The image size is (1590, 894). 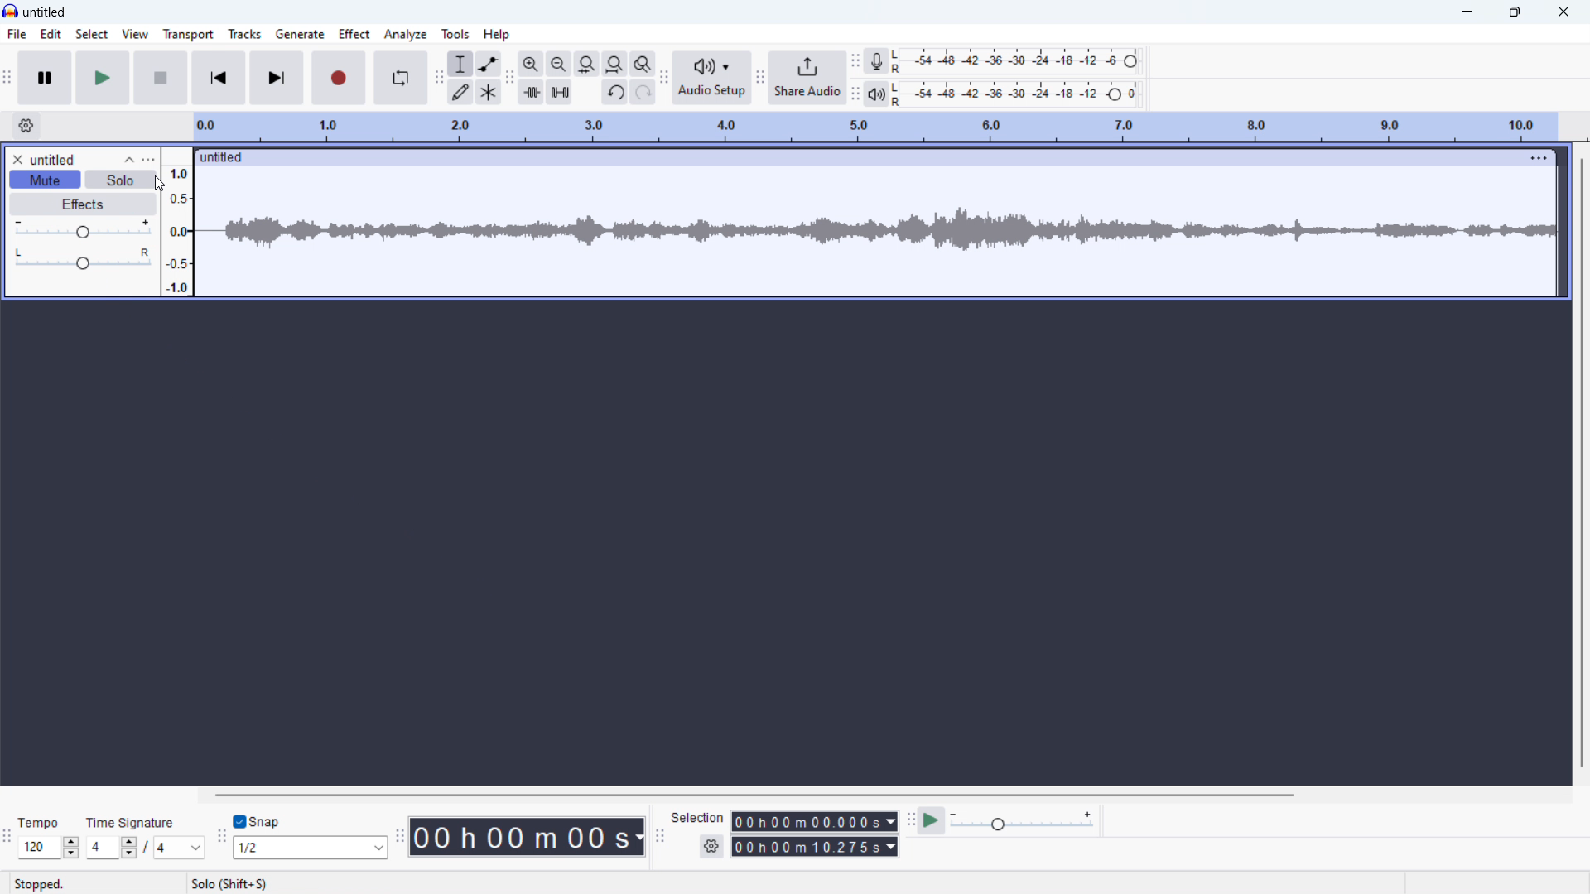 I want to click on selection tool, so click(x=460, y=64).